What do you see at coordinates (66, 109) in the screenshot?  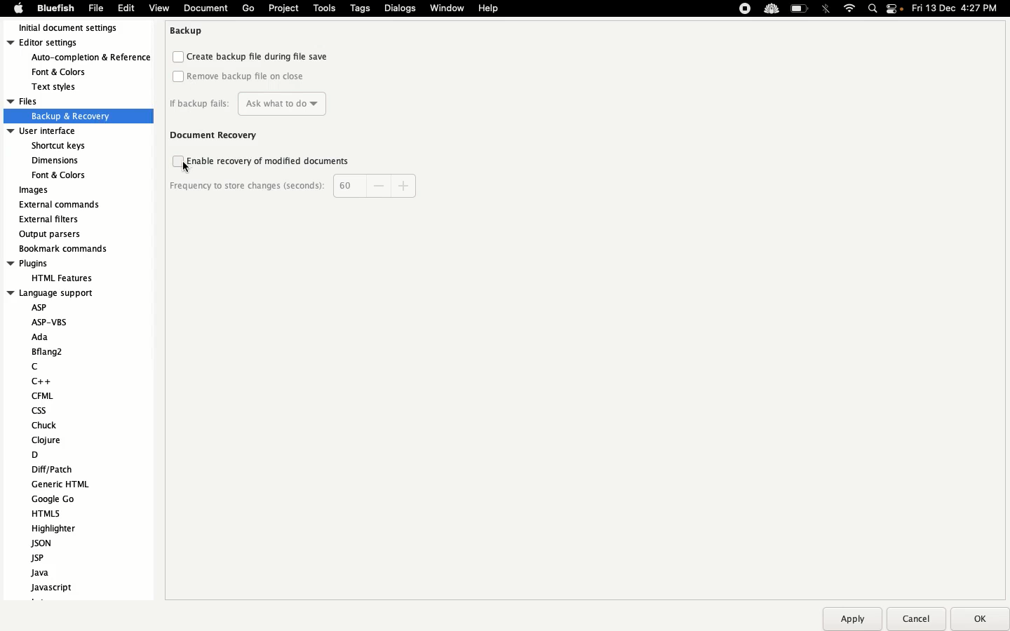 I see `Files` at bounding box center [66, 109].